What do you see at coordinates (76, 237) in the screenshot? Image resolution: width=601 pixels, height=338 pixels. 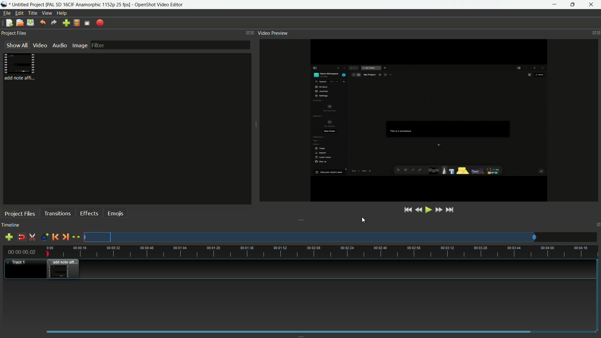 I see `center the timeline on the playhead` at bounding box center [76, 237].